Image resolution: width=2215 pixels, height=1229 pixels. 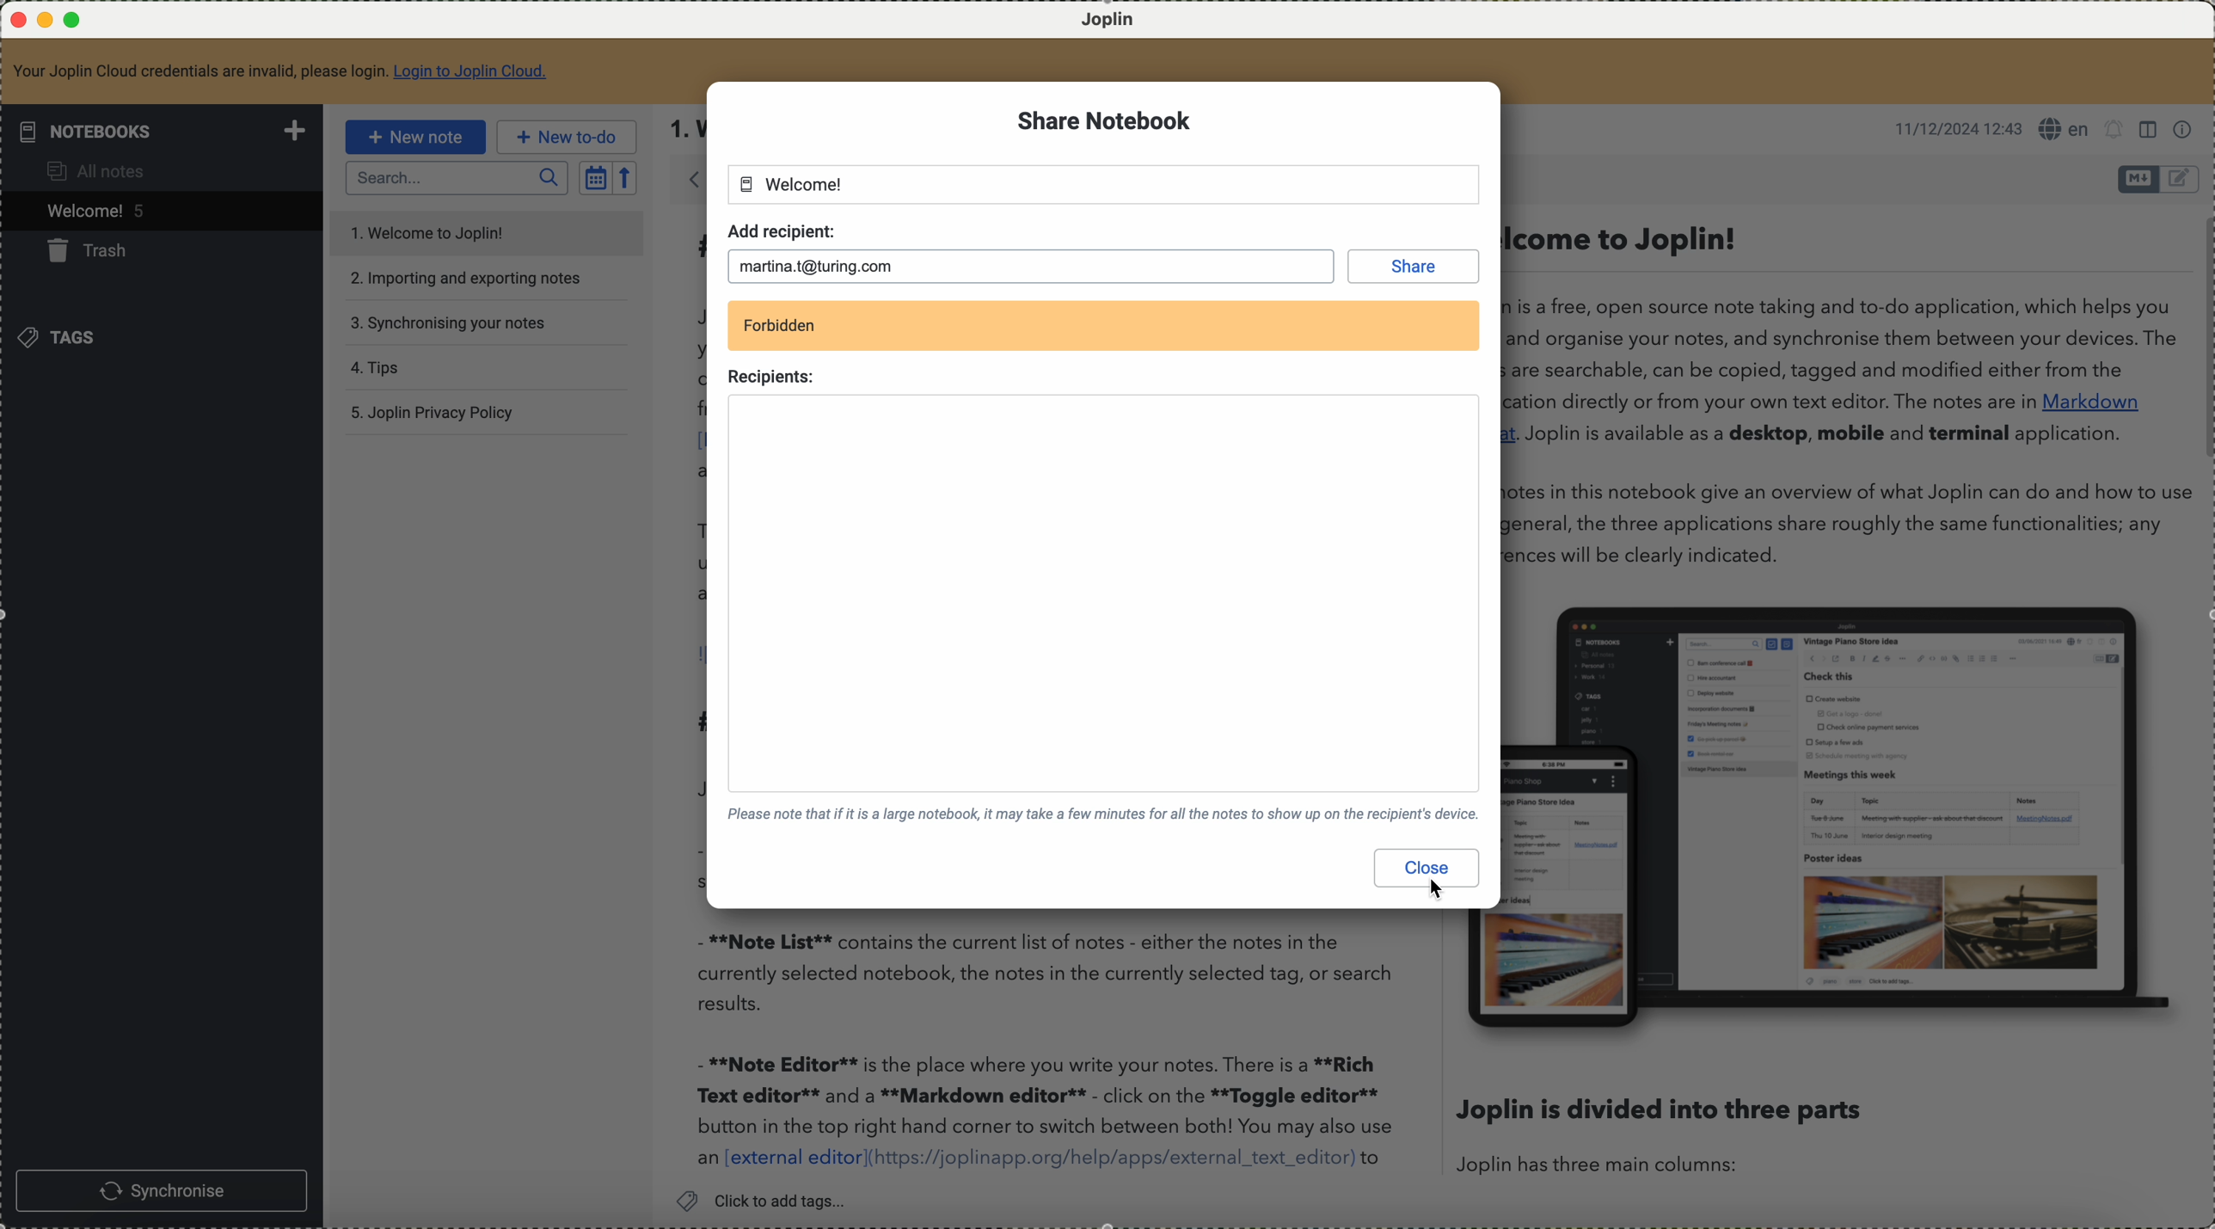 What do you see at coordinates (68, 340) in the screenshot?
I see `tags` at bounding box center [68, 340].